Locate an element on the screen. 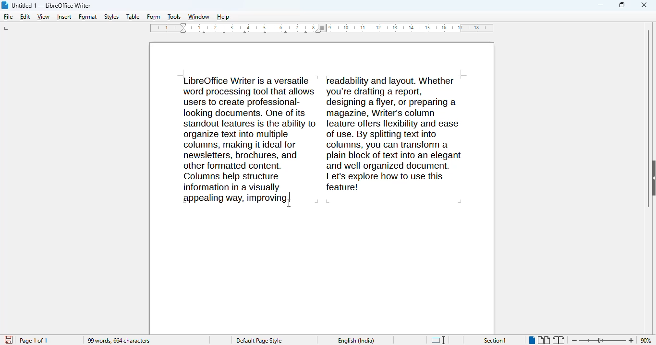  maximize is located at coordinates (622, 5).